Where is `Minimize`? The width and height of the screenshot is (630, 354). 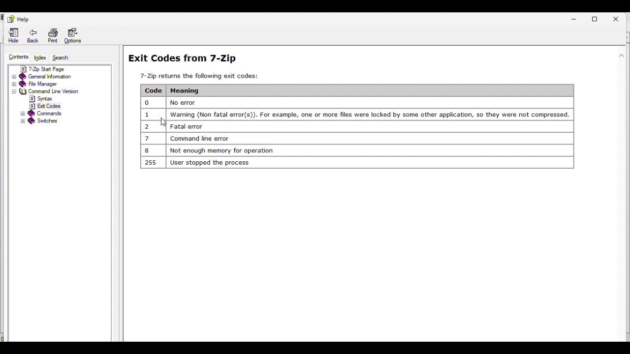 Minimize is located at coordinates (579, 17).